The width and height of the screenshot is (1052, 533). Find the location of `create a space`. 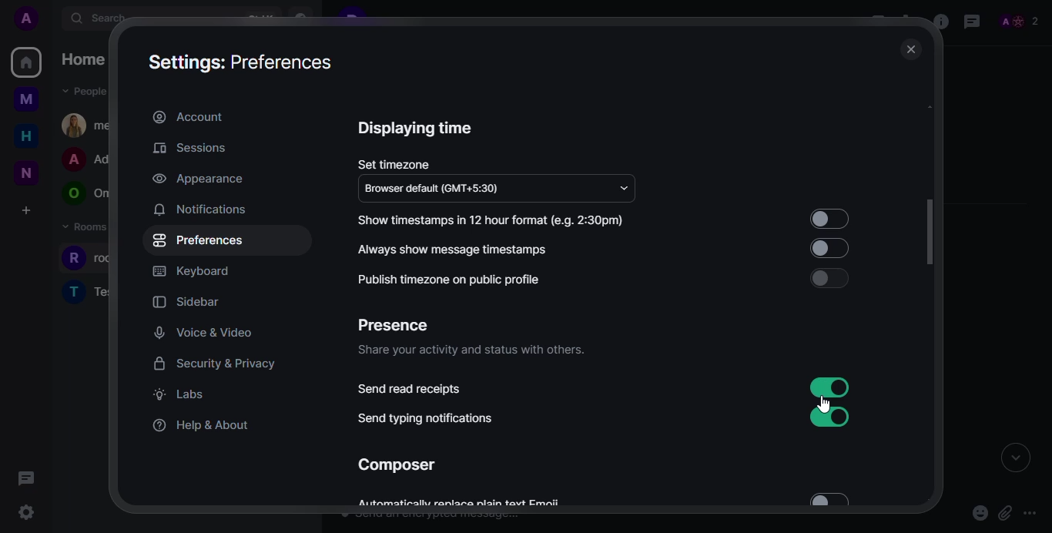

create a space is located at coordinates (25, 210).